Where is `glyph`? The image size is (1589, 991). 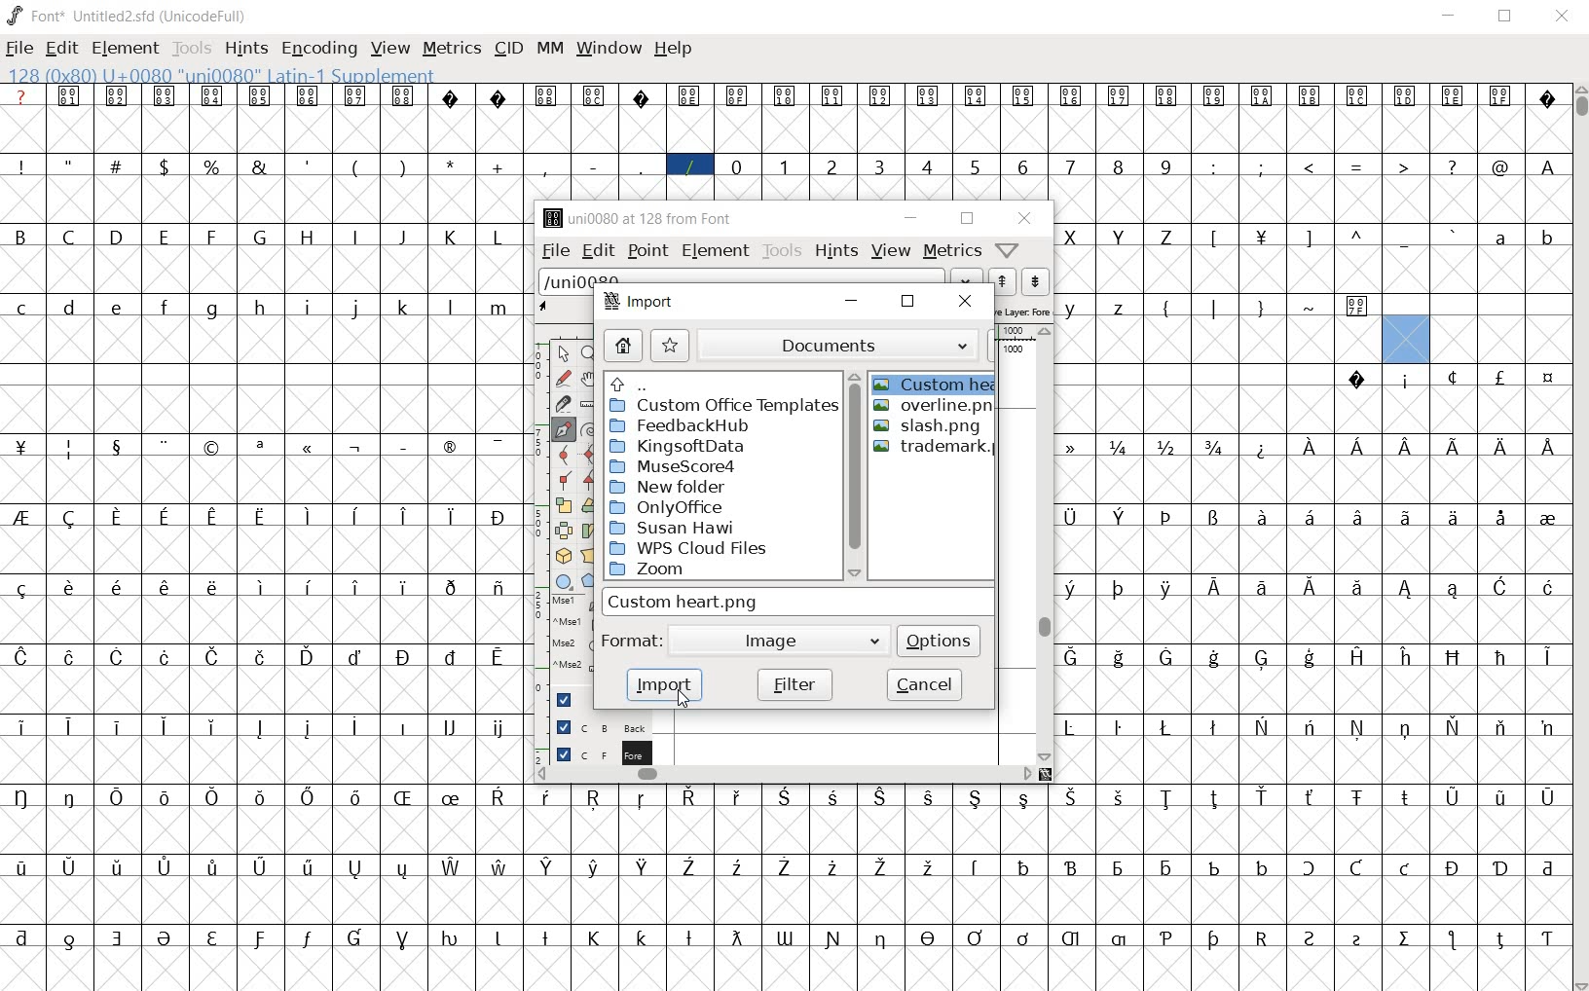
glyph is located at coordinates (69, 519).